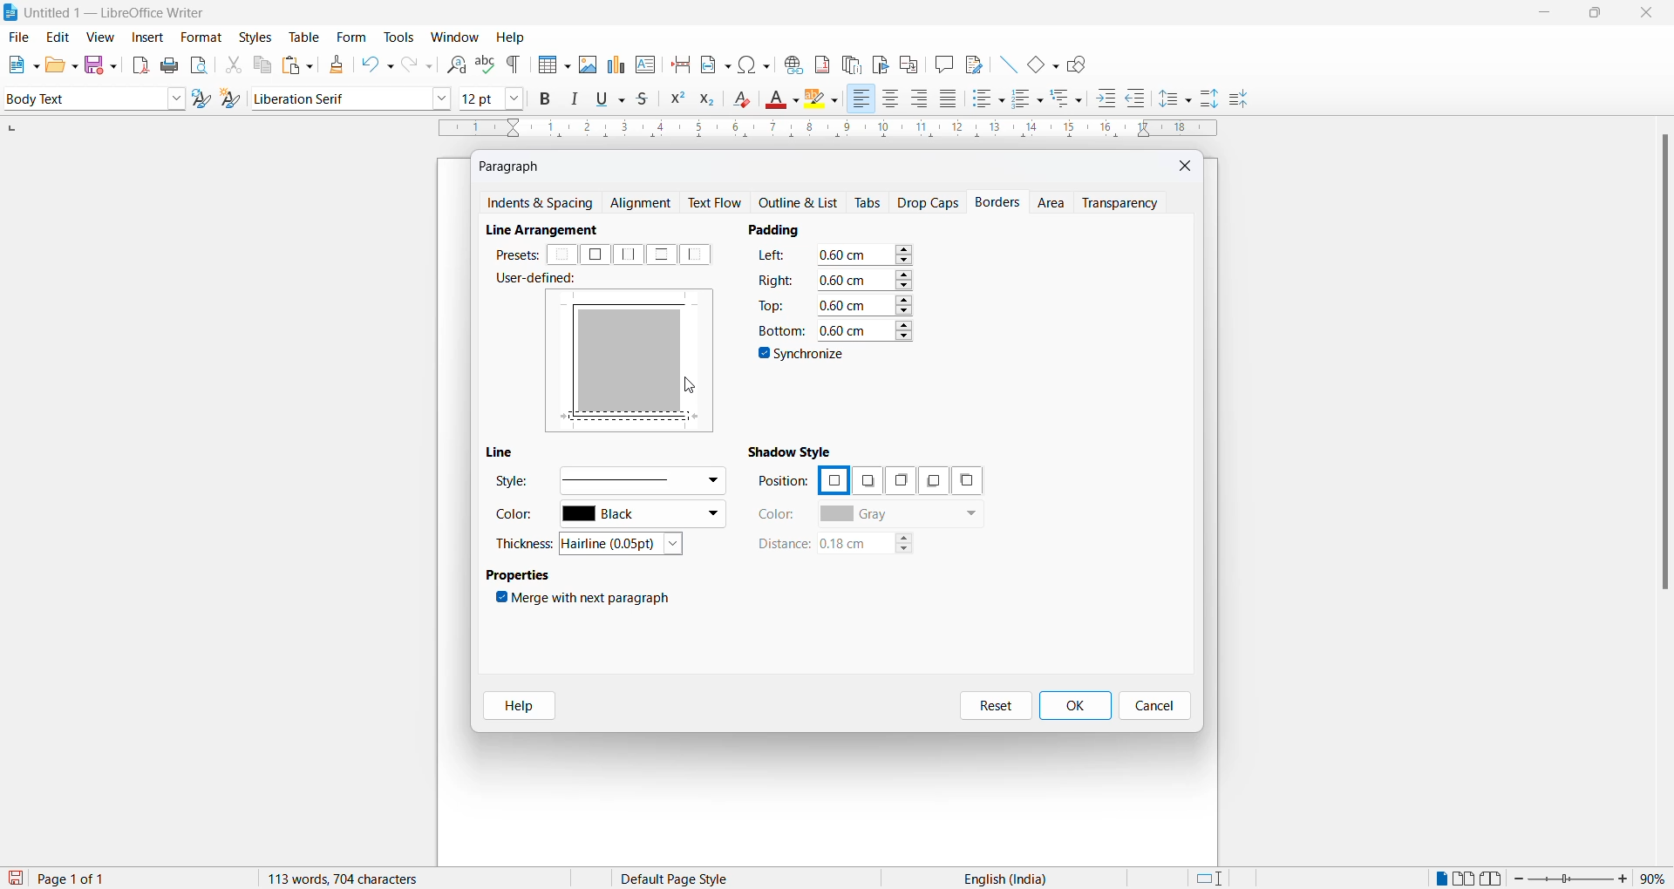  What do you see at coordinates (511, 37) in the screenshot?
I see `help` at bounding box center [511, 37].